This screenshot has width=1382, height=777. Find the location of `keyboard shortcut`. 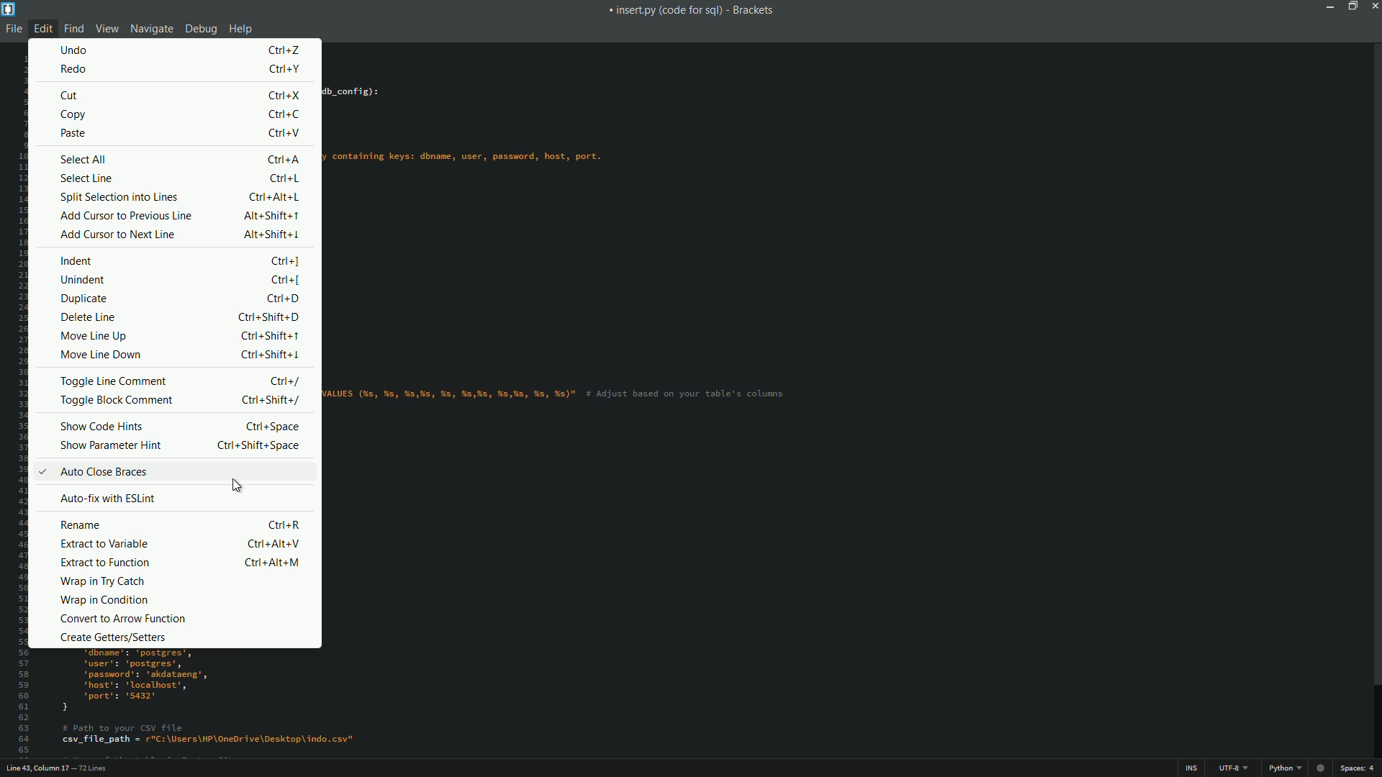

keyboard shortcut is located at coordinates (291, 95).